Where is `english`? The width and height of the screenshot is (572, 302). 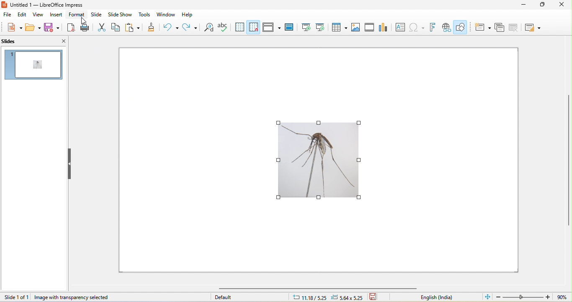
english is located at coordinates (443, 298).